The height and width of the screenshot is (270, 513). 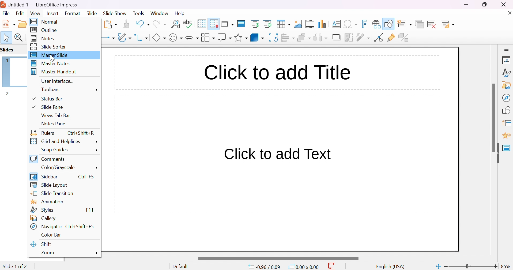 What do you see at coordinates (438, 266) in the screenshot?
I see `fit slide to current window` at bounding box center [438, 266].